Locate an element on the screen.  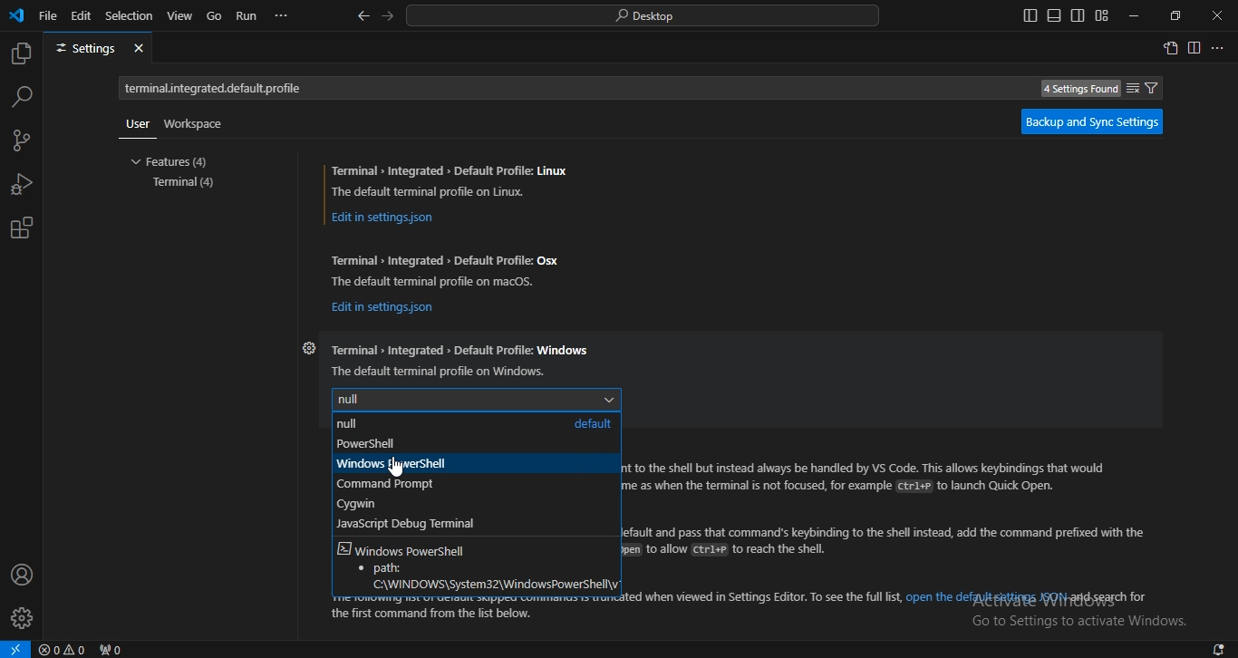
Edit in settingsjson is located at coordinates (383, 308).